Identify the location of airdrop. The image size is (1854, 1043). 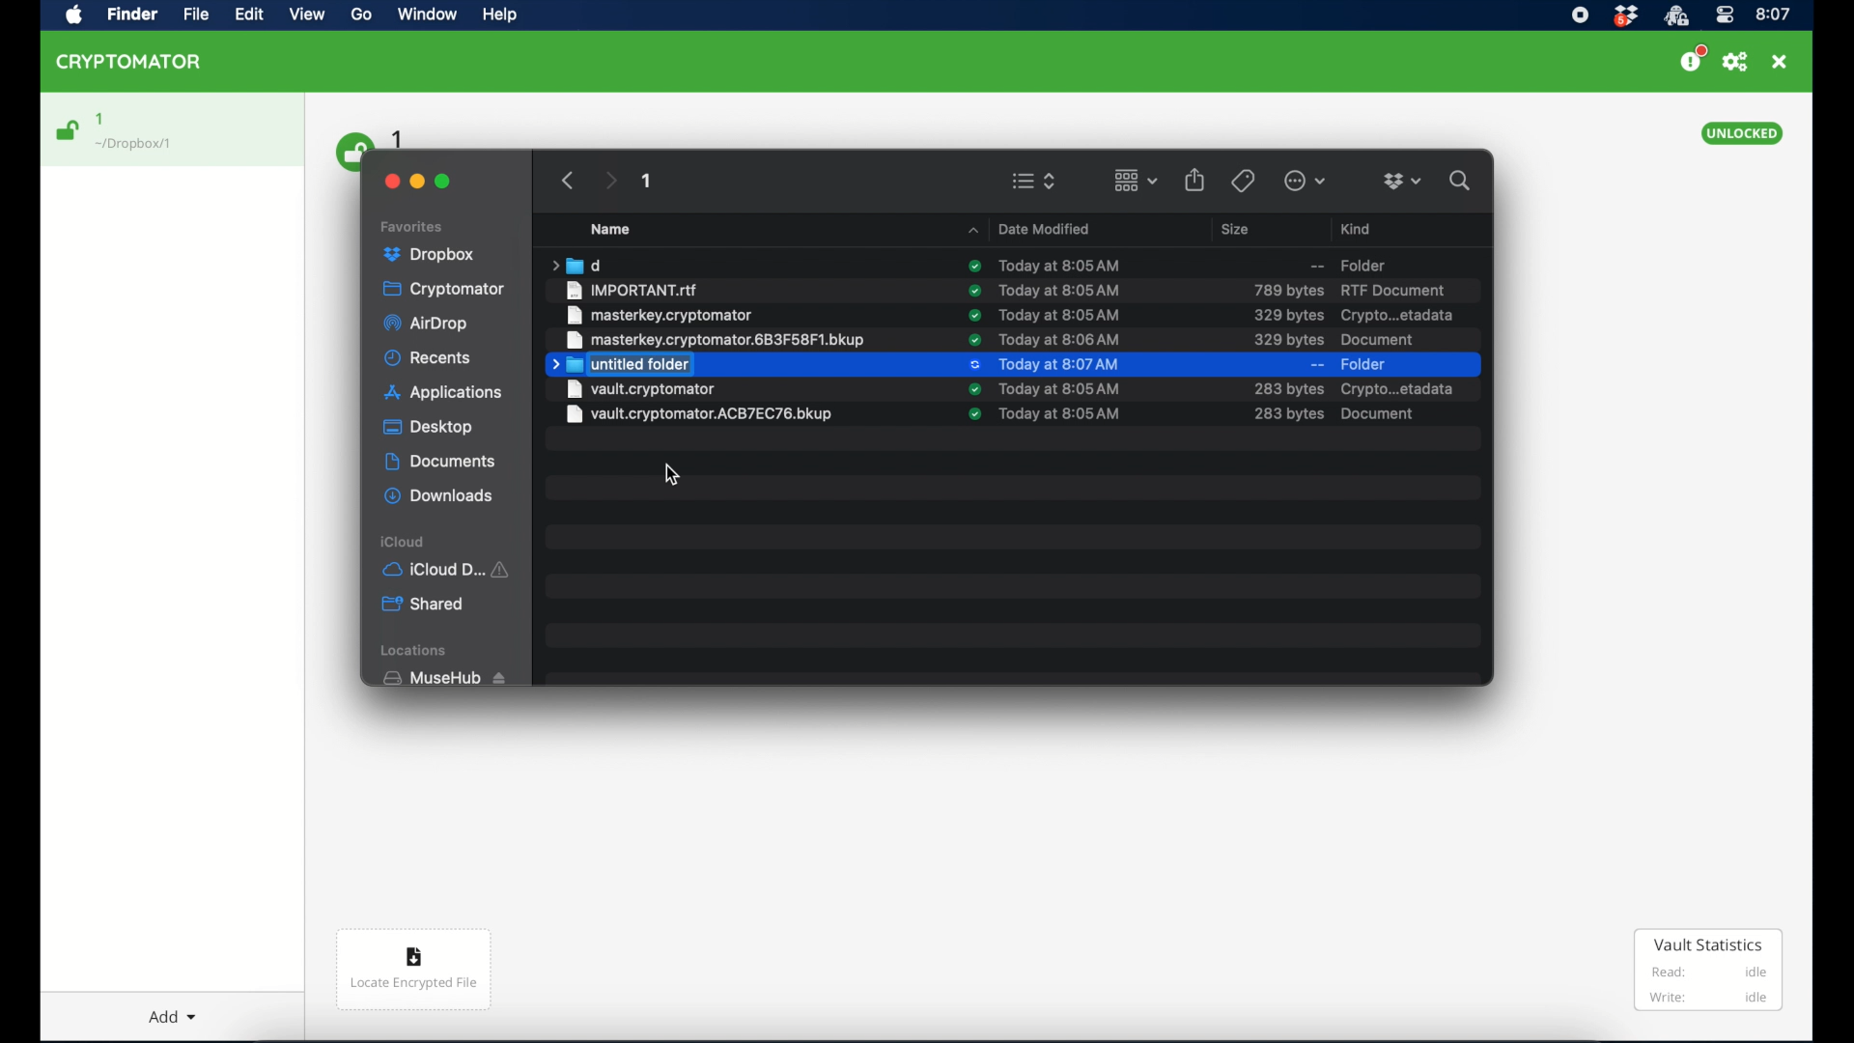
(428, 325).